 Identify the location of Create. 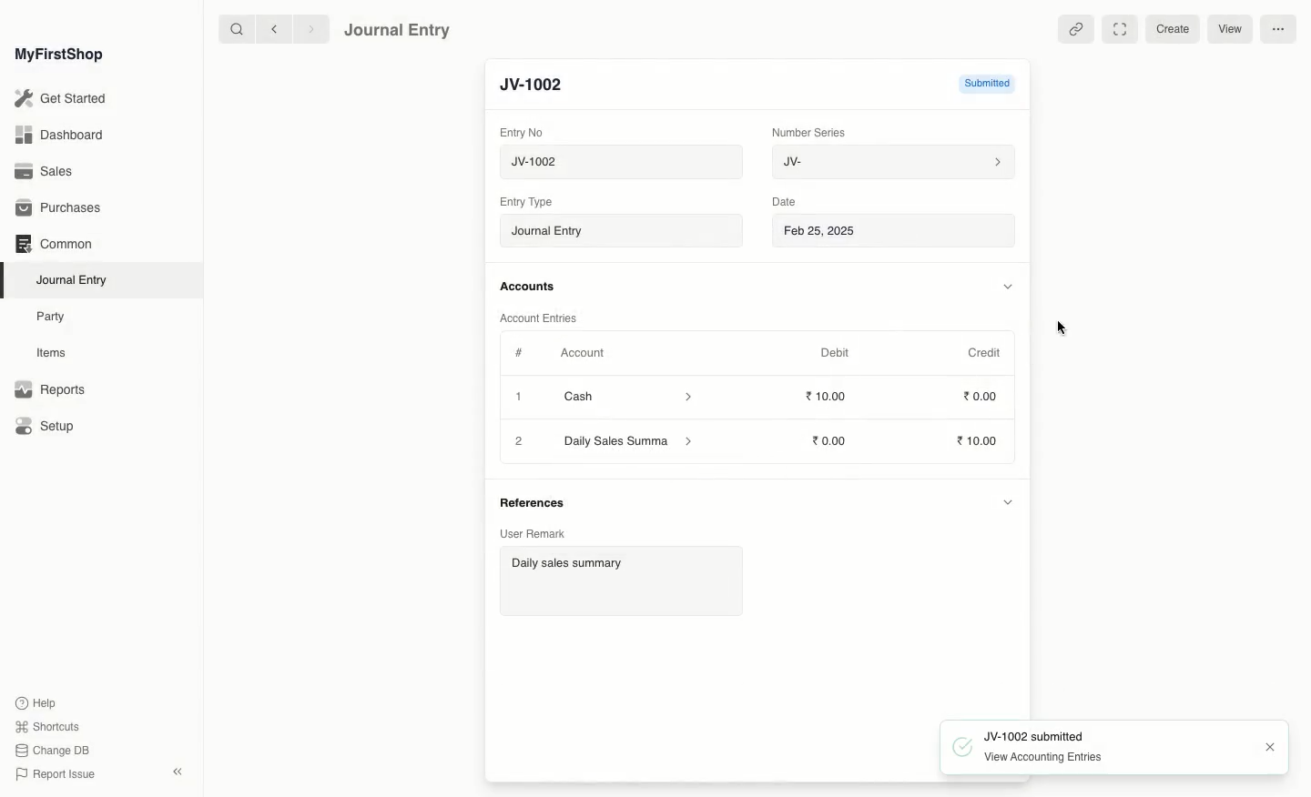
(1176, 28).